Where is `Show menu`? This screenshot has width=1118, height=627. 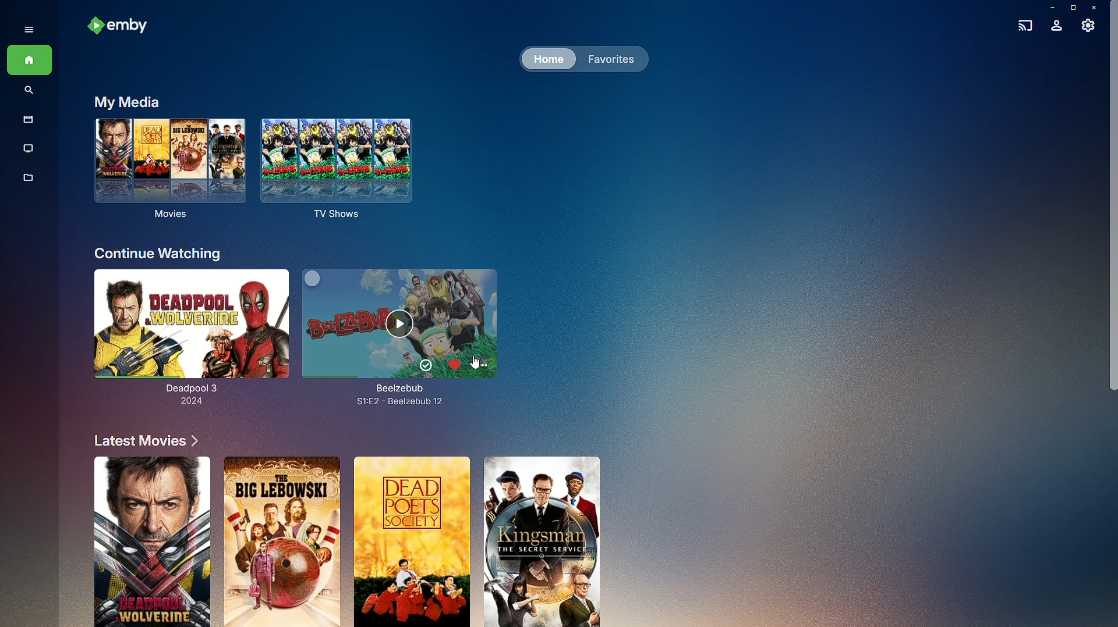
Show menu is located at coordinates (25, 28).